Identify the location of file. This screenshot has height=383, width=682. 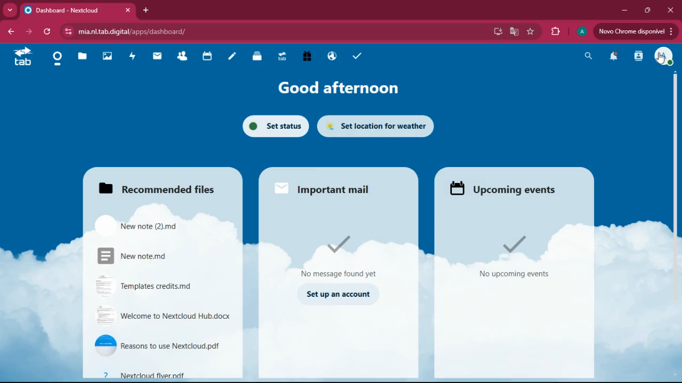
(160, 373).